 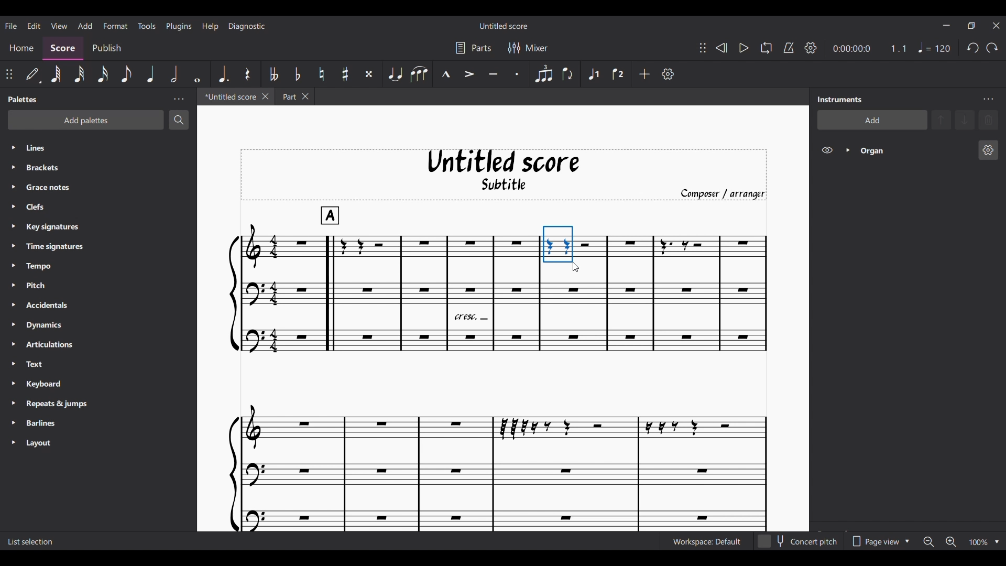 I want to click on Toggle for Concert pitch, so click(x=799, y=541).